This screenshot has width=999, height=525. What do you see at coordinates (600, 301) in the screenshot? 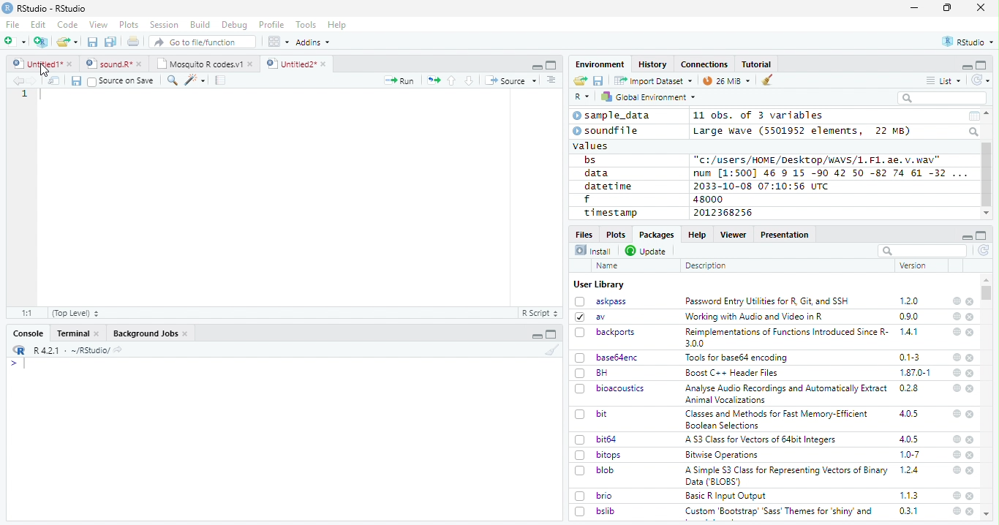
I see `askpass` at bounding box center [600, 301].